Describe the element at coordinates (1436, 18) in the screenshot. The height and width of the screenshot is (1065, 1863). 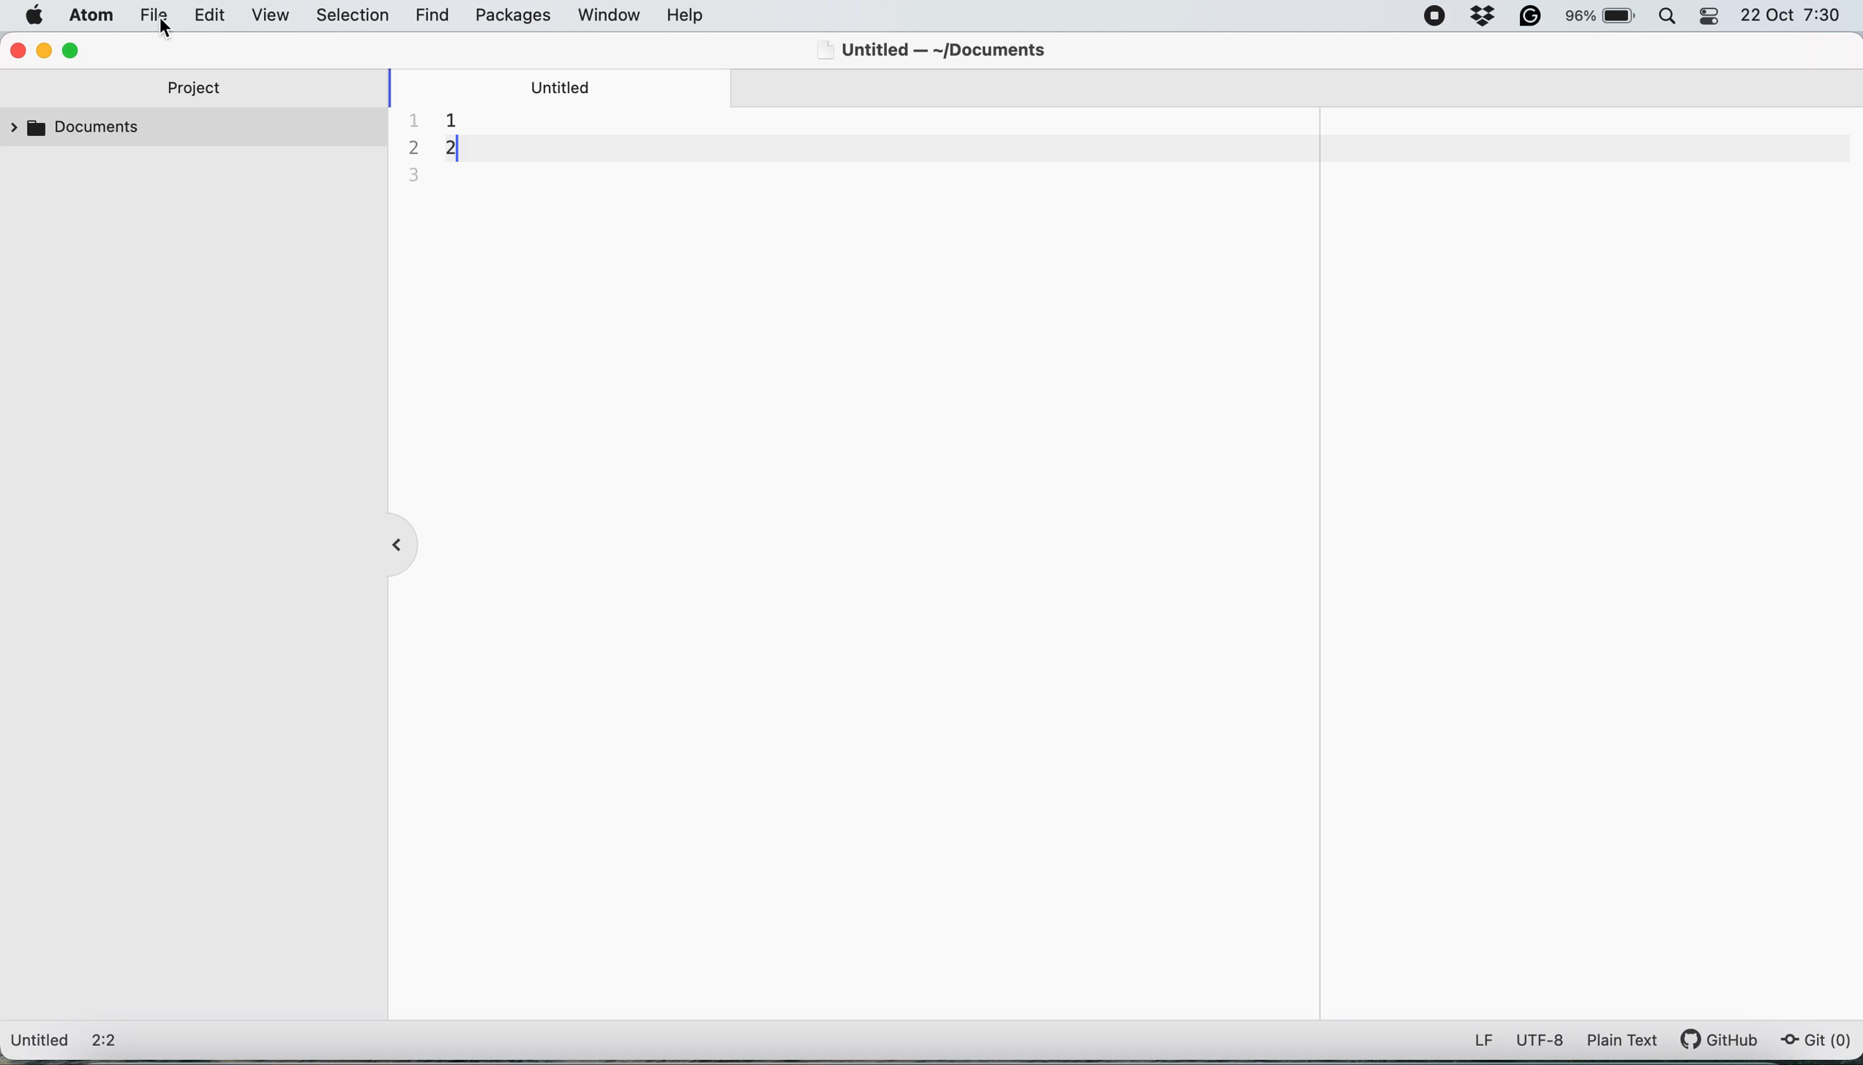
I see `screen recorder` at that location.